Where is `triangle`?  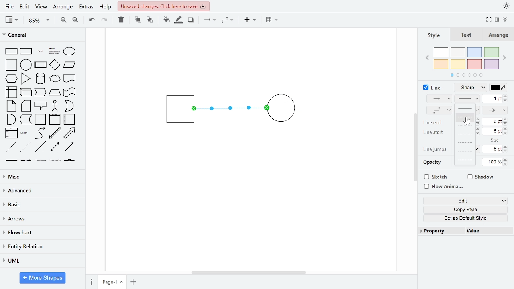
triangle is located at coordinates (26, 78).